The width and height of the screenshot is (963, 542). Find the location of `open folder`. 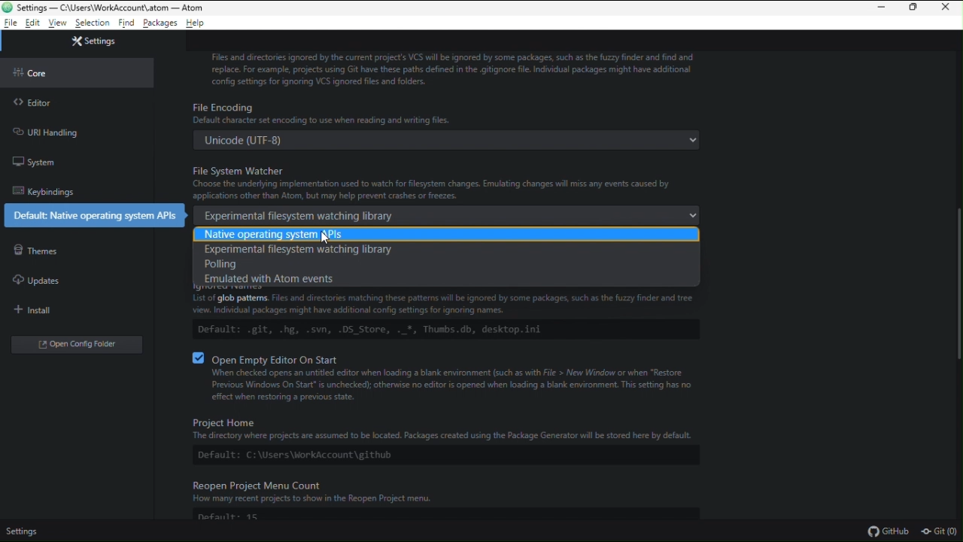

open folder is located at coordinates (79, 343).